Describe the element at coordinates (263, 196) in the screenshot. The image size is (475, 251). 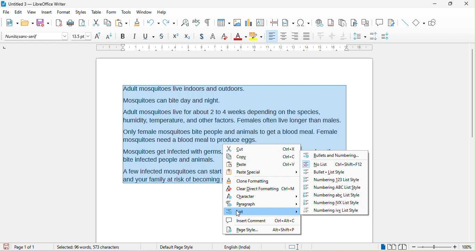
I see `character` at that location.